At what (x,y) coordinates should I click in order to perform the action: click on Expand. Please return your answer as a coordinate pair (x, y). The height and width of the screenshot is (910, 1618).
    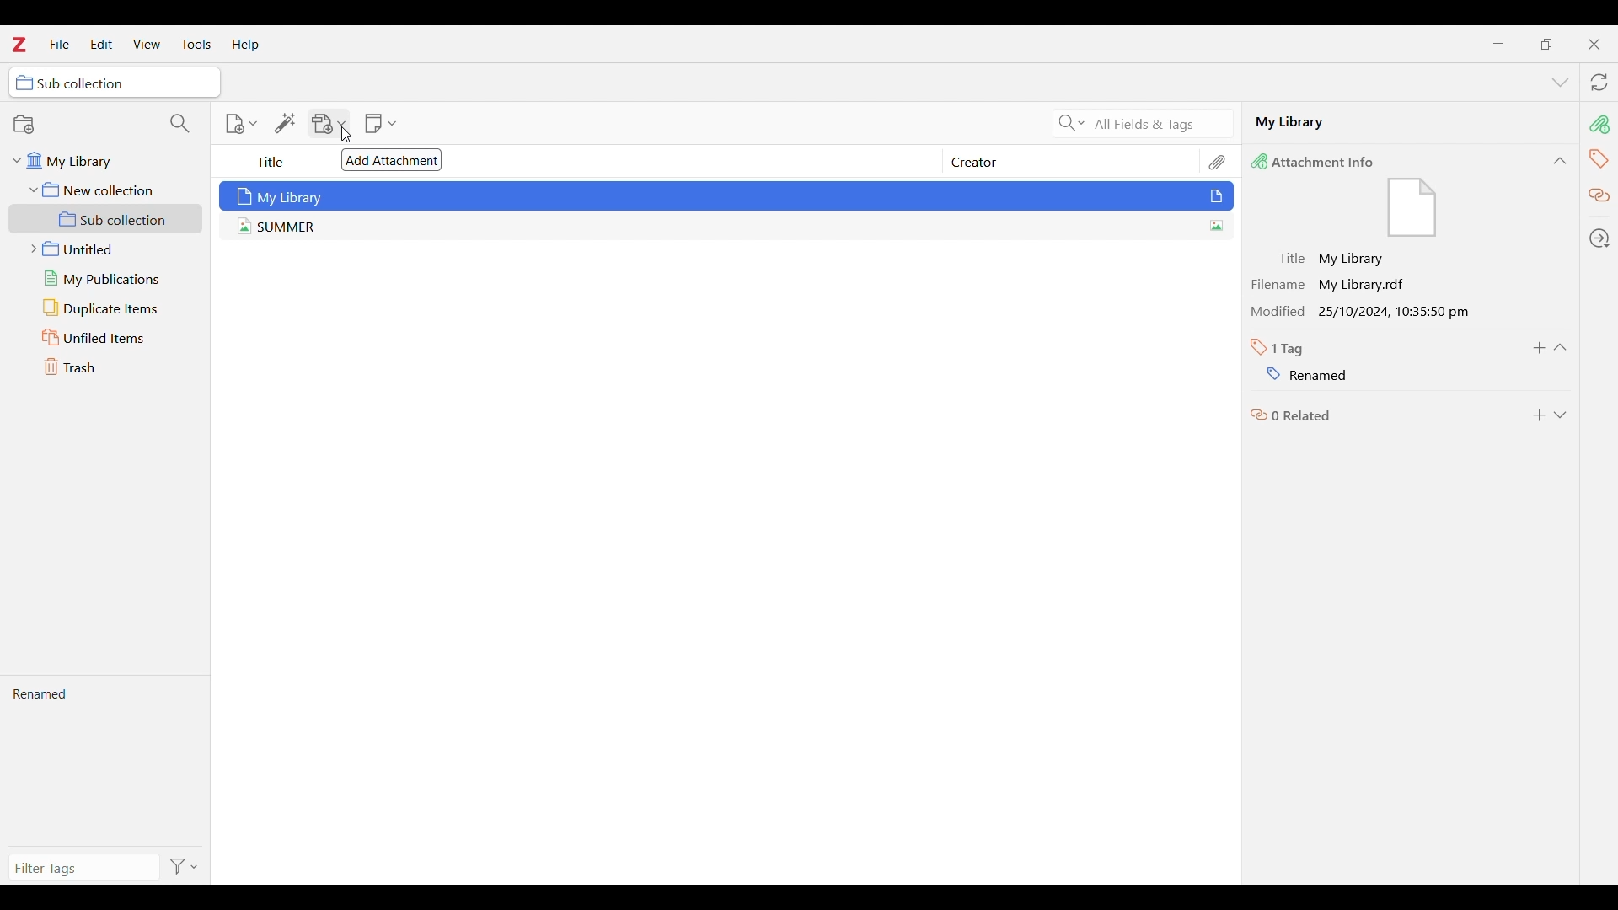
    Looking at the image, I should click on (1560, 415).